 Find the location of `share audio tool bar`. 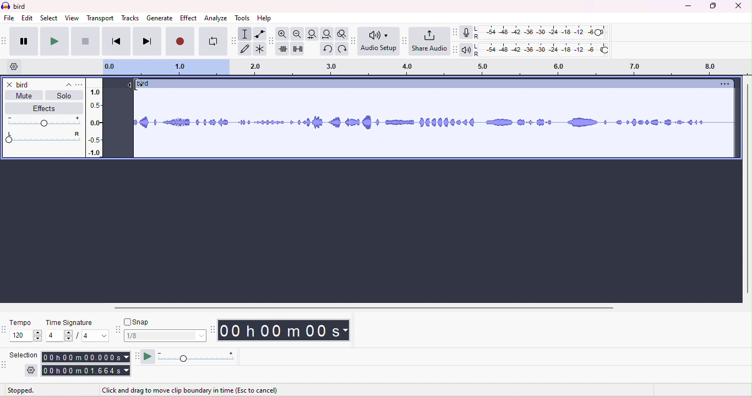

share audio tool bar is located at coordinates (404, 40).